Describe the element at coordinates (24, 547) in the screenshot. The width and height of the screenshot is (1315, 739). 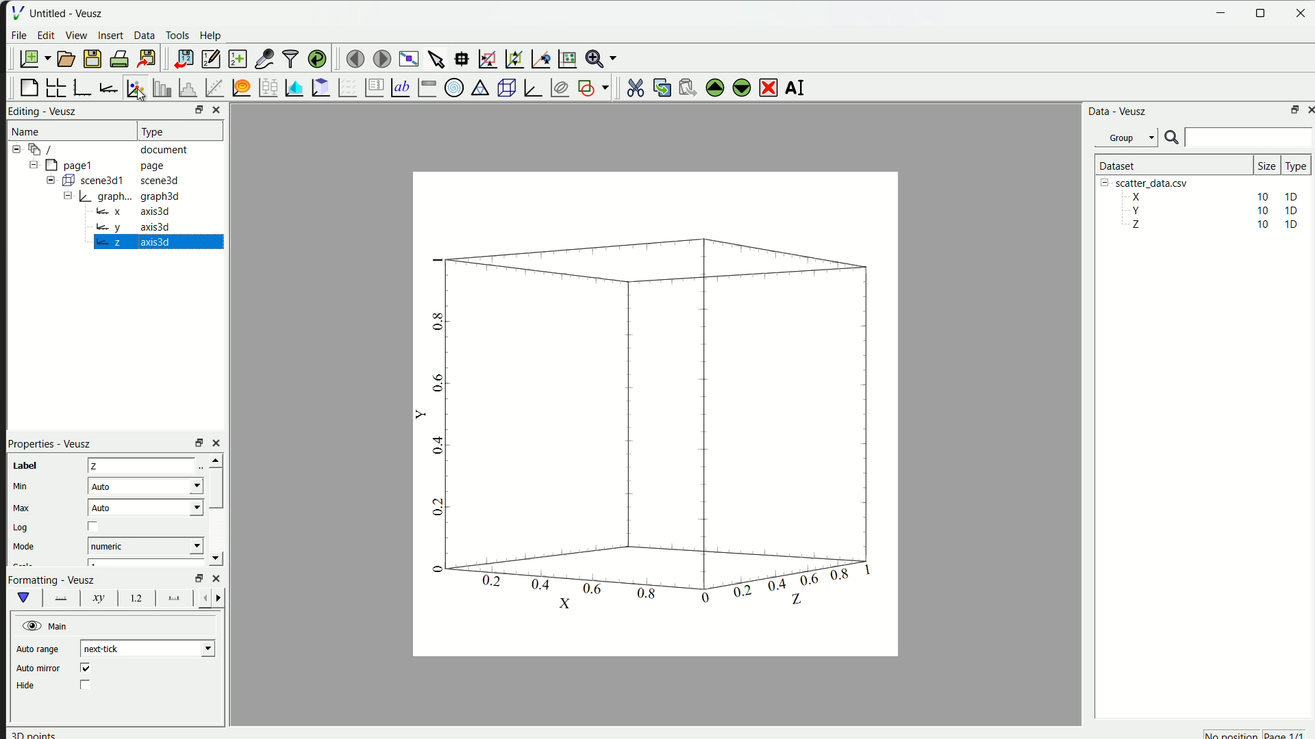
I see `‘Mode` at that location.